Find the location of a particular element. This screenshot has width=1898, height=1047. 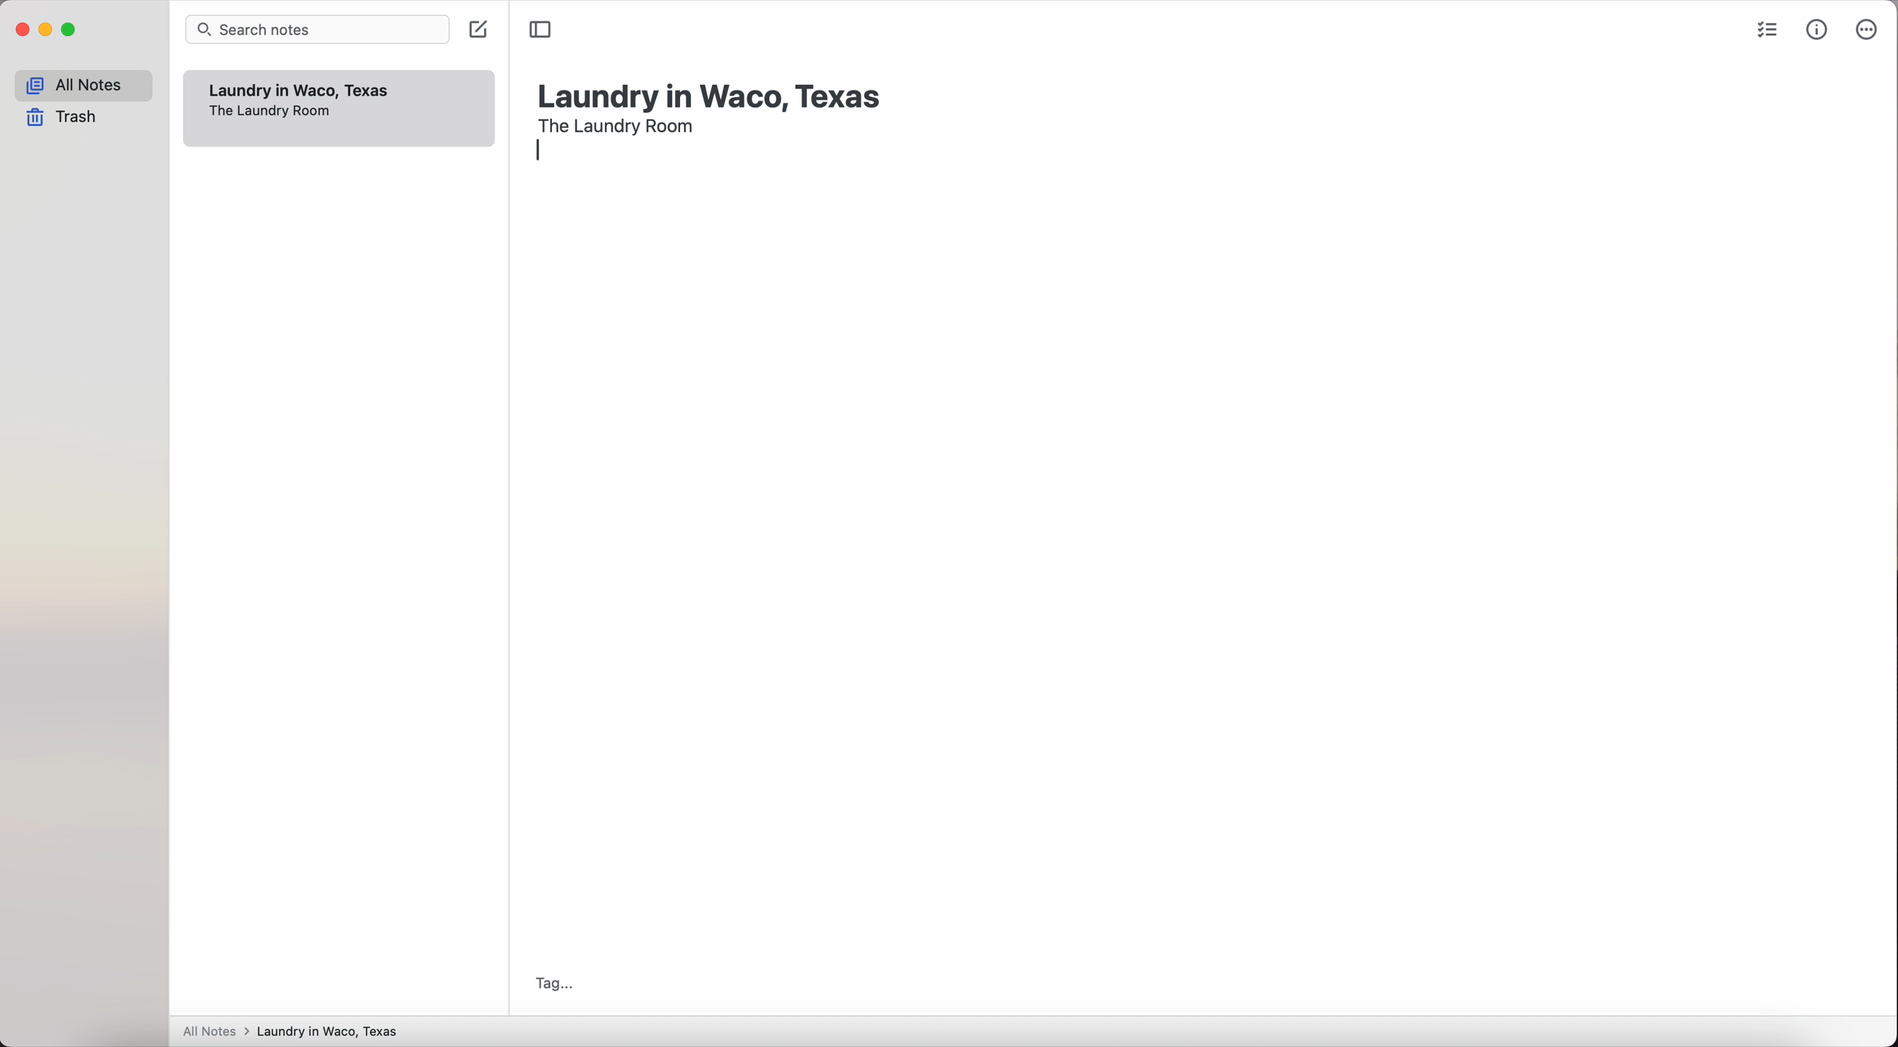

minimize app is located at coordinates (46, 29).